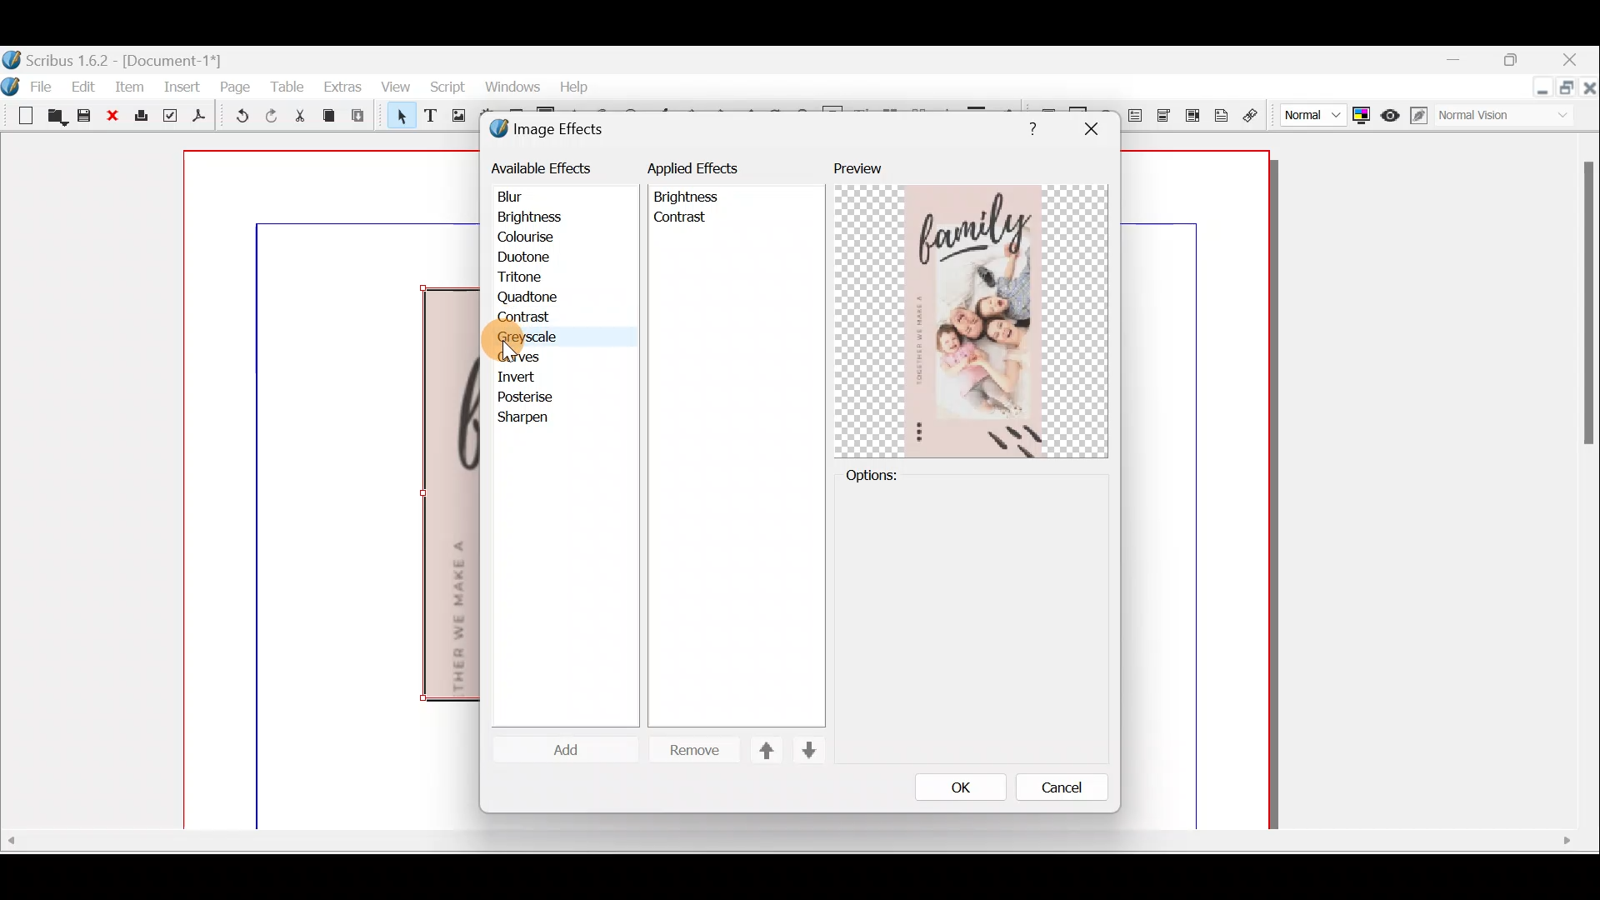 This screenshot has height=900, width=1600. I want to click on Close, so click(1589, 89).